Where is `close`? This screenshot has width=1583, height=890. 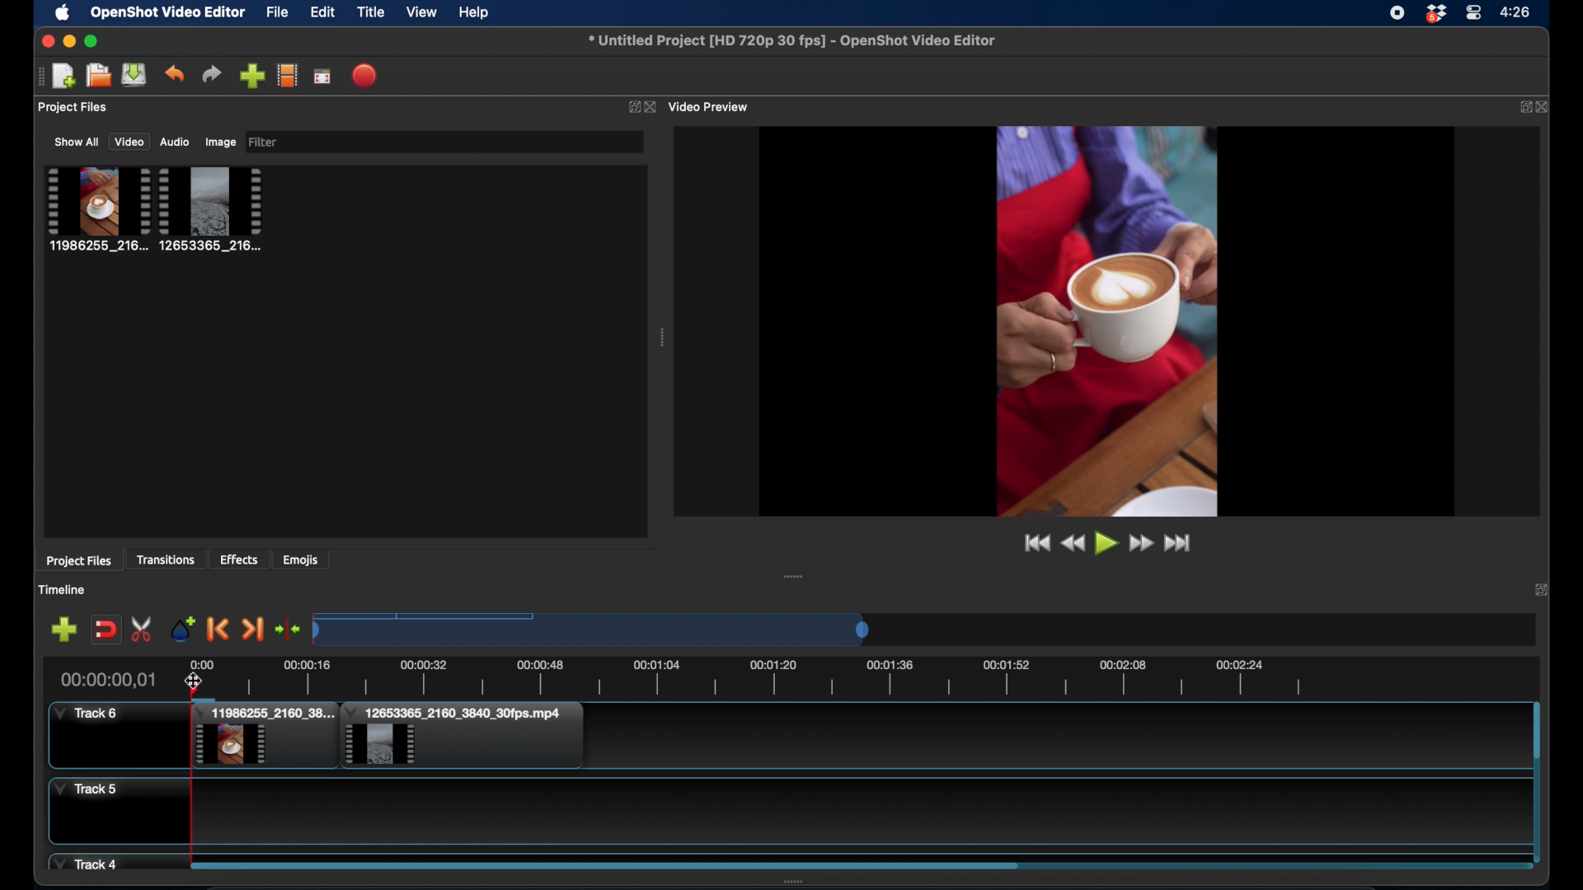
close is located at coordinates (1546, 106).